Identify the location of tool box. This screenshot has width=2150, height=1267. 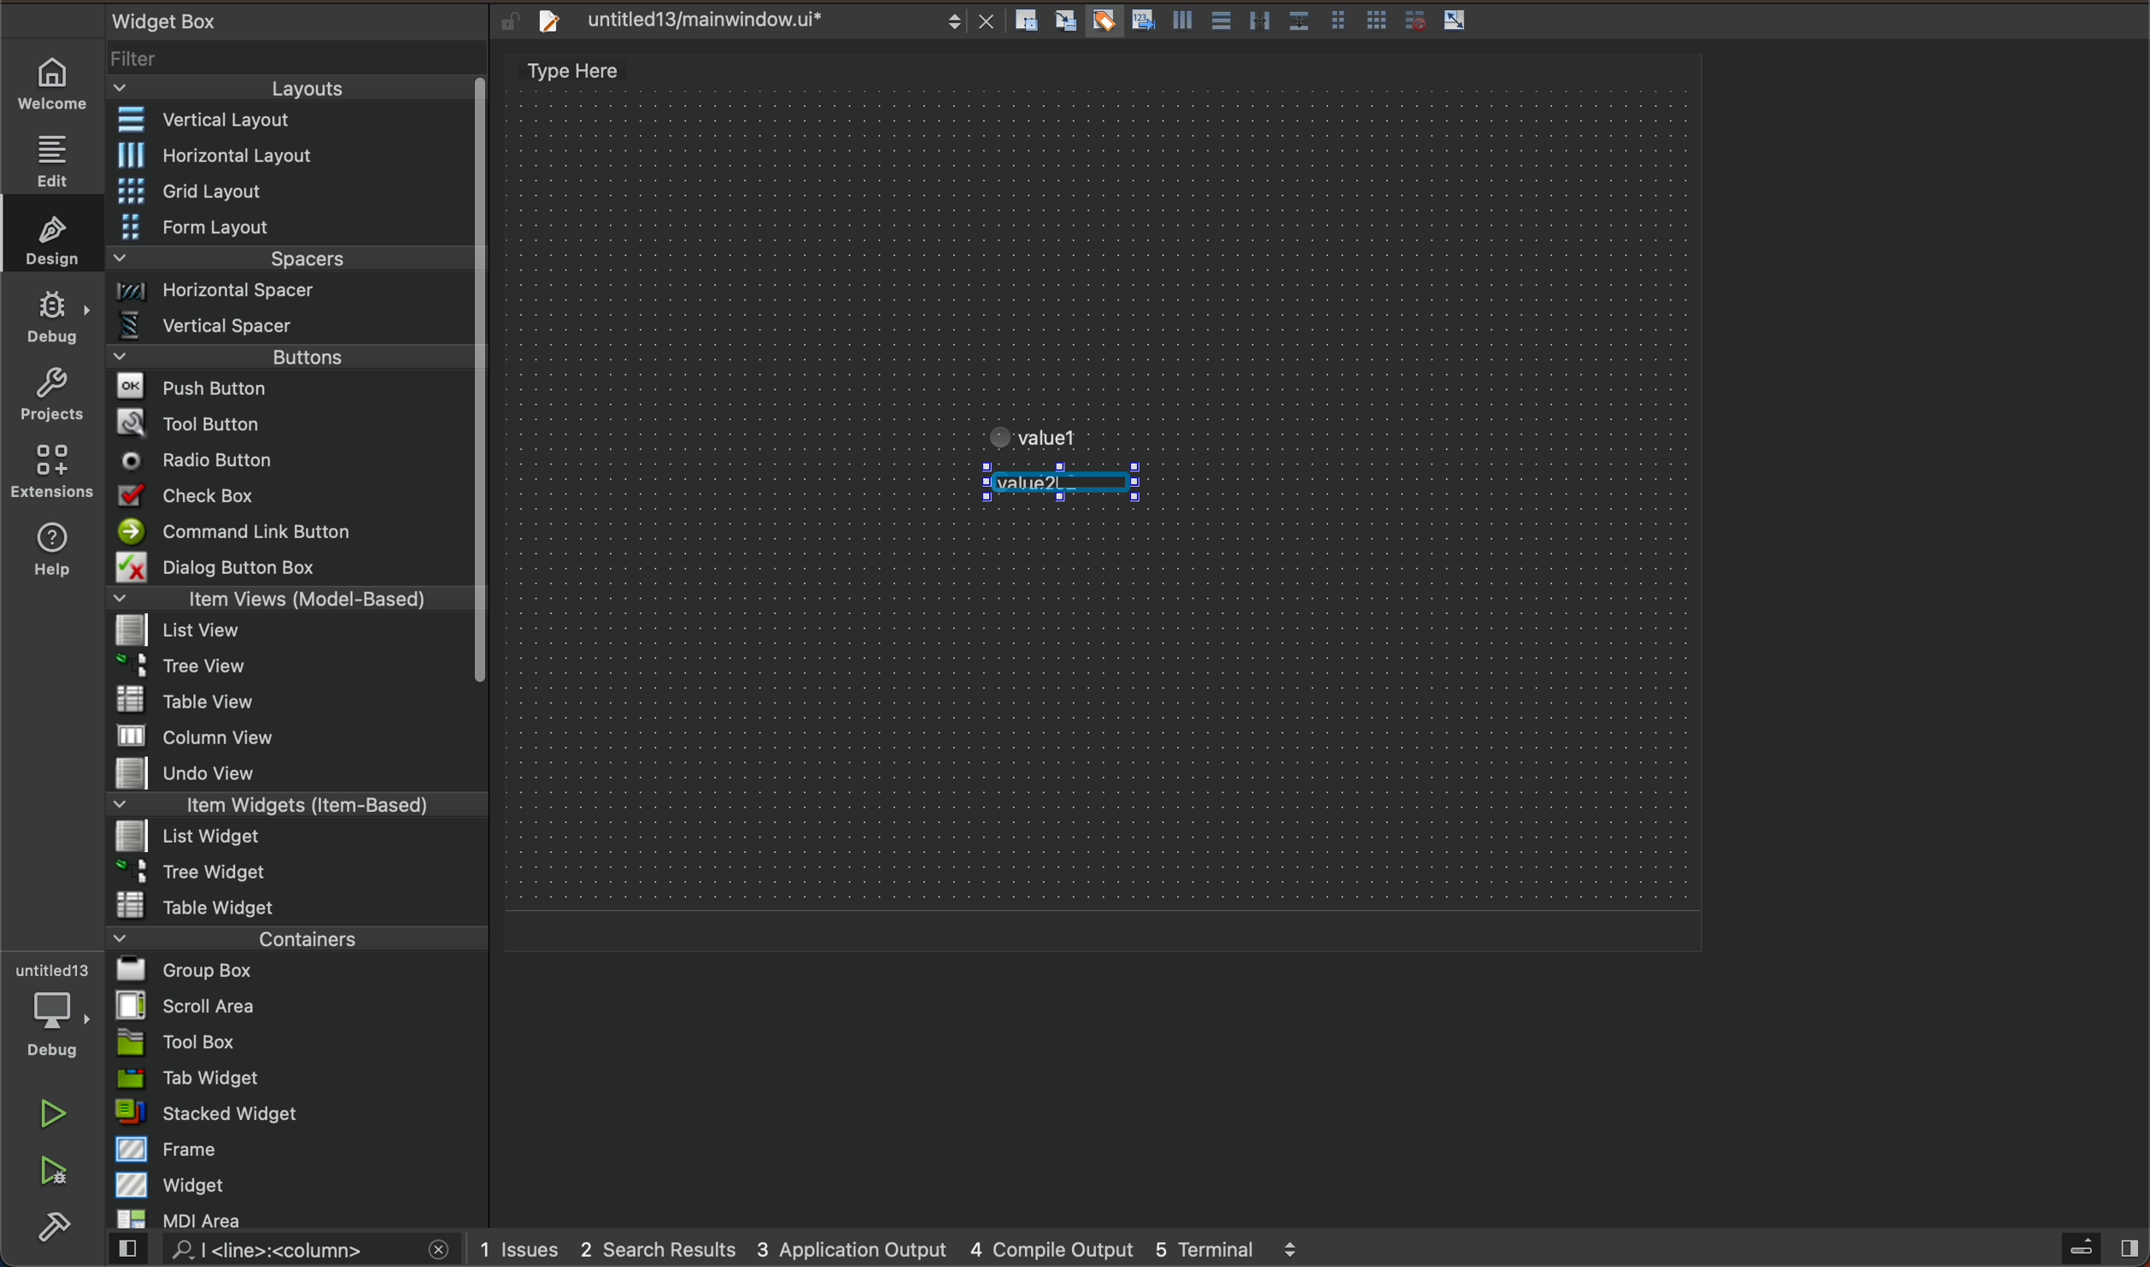
(297, 1042).